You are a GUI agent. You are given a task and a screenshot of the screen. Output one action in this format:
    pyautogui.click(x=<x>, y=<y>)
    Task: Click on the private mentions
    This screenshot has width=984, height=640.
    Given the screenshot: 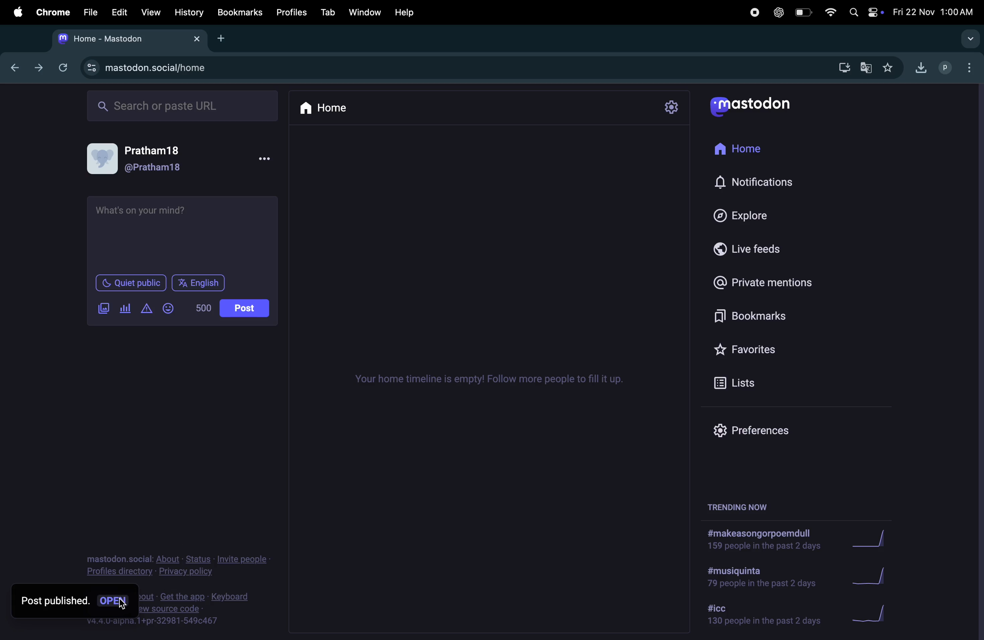 What is the action you would take?
    pyautogui.click(x=774, y=280)
    